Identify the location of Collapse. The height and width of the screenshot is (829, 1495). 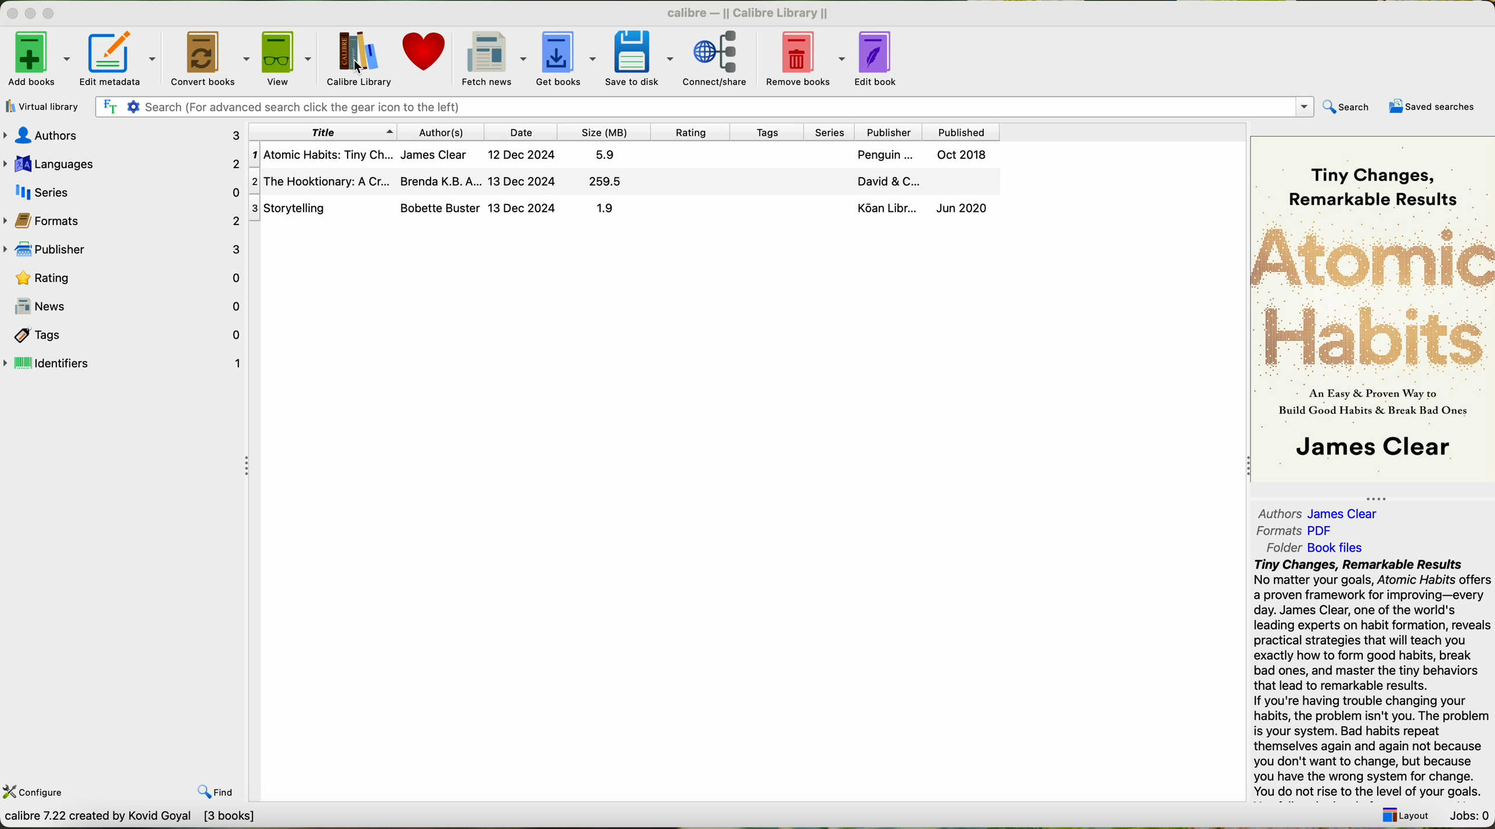
(250, 466).